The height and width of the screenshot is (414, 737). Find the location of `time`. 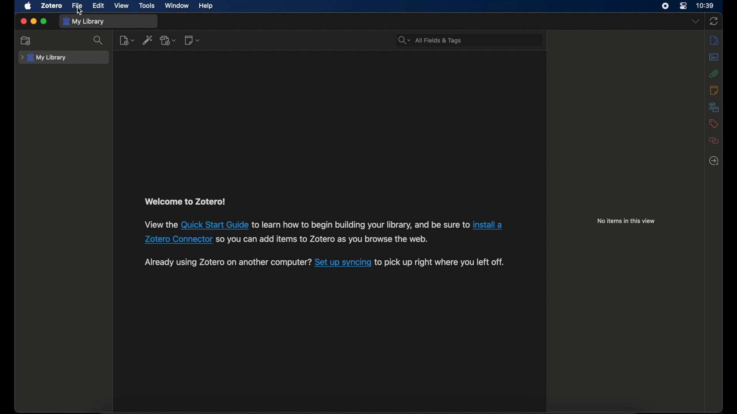

time is located at coordinates (705, 6).